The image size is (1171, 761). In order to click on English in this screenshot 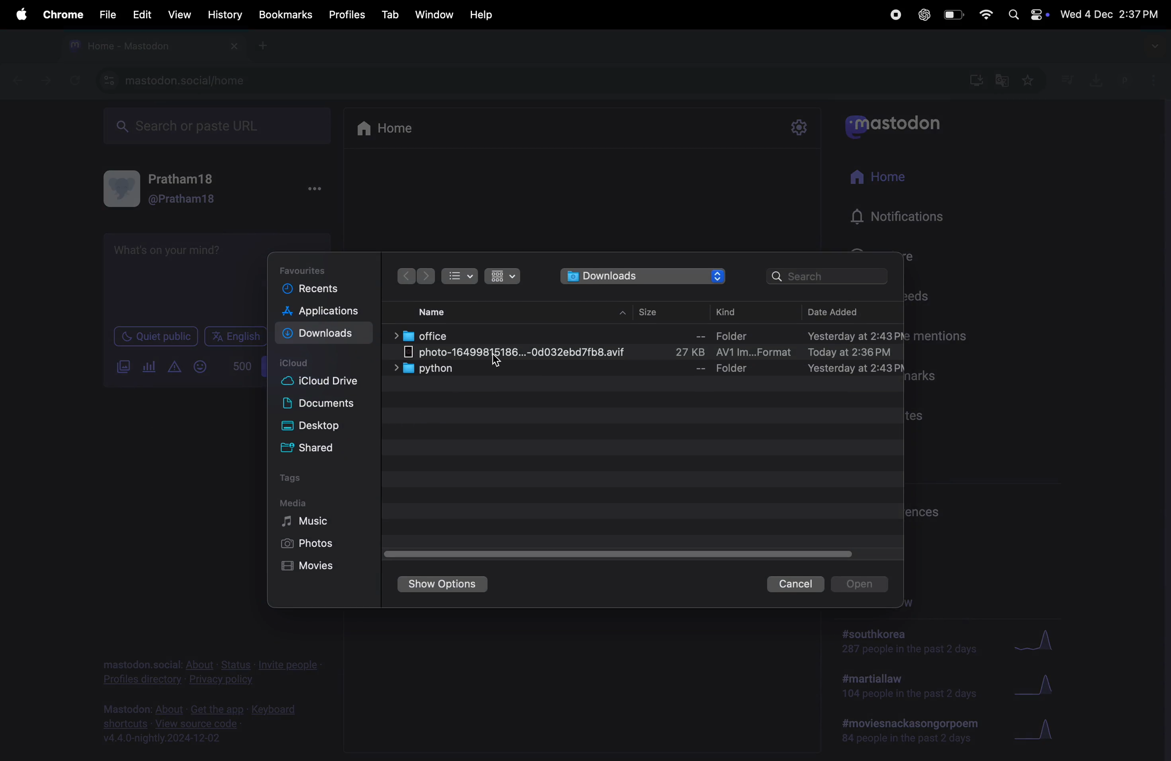, I will do `click(236, 336)`.